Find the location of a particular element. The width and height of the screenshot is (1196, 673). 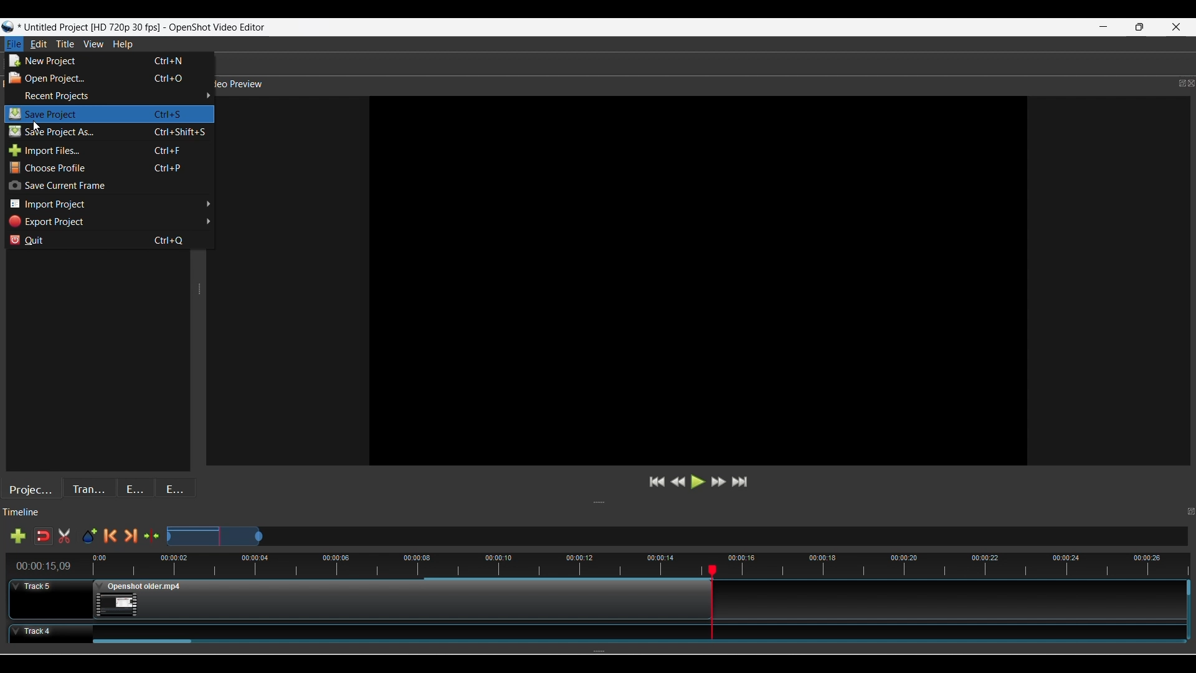

Previous marker is located at coordinates (110, 536).